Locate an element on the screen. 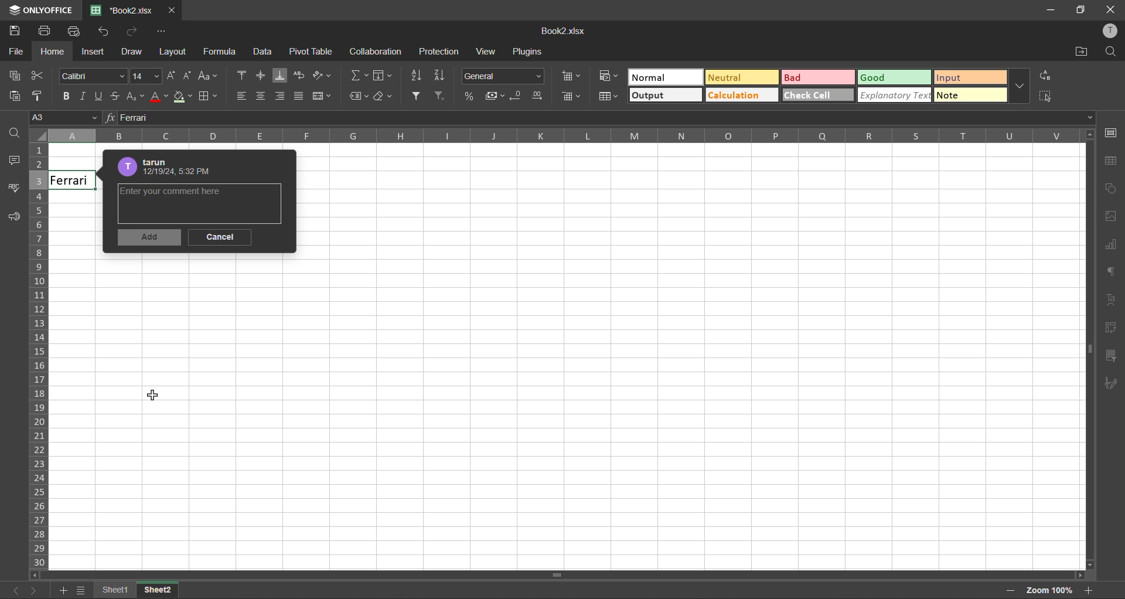  Full Screen is located at coordinates (1082, 11).